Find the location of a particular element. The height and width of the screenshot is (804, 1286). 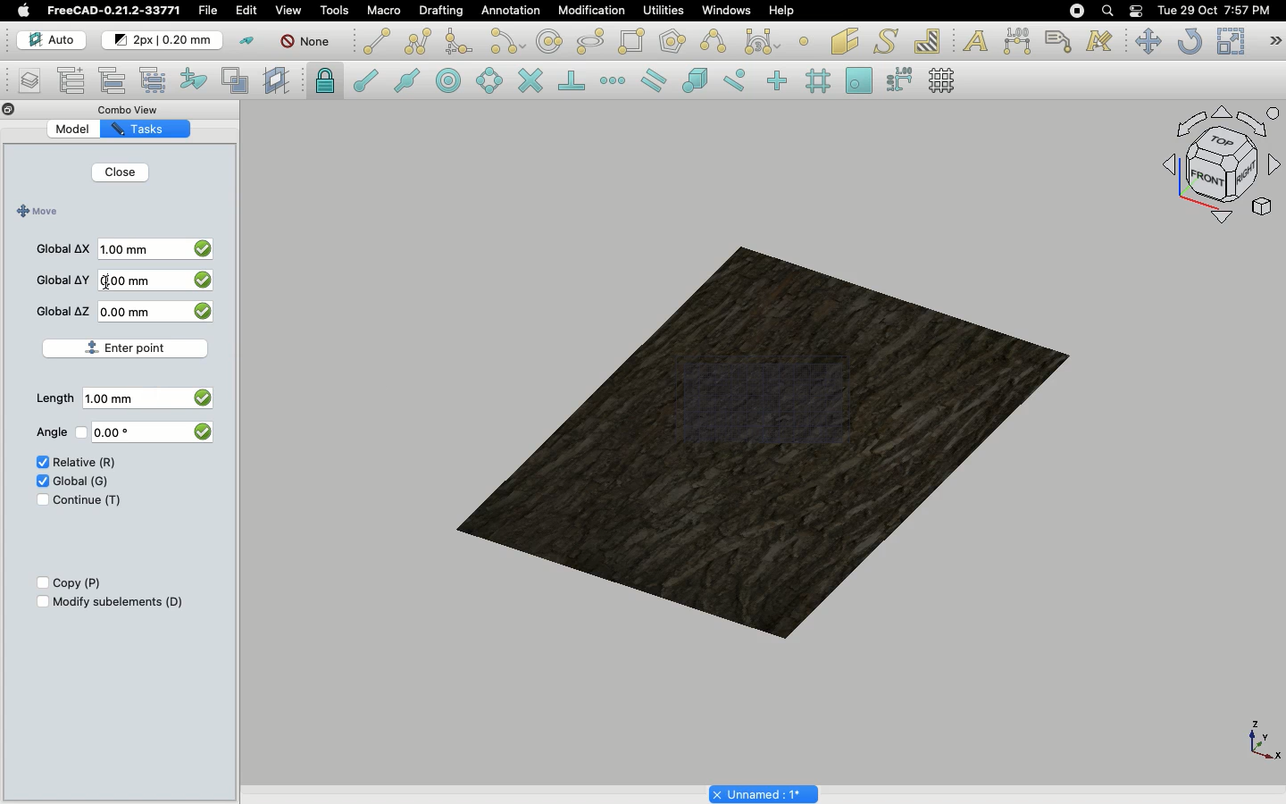

Utilities is located at coordinates (664, 11).